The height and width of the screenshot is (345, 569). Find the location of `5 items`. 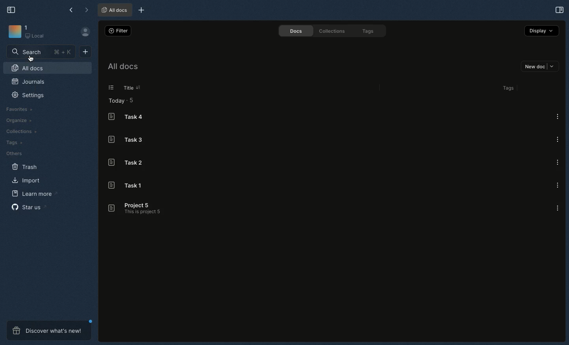

5 items is located at coordinates (131, 99).